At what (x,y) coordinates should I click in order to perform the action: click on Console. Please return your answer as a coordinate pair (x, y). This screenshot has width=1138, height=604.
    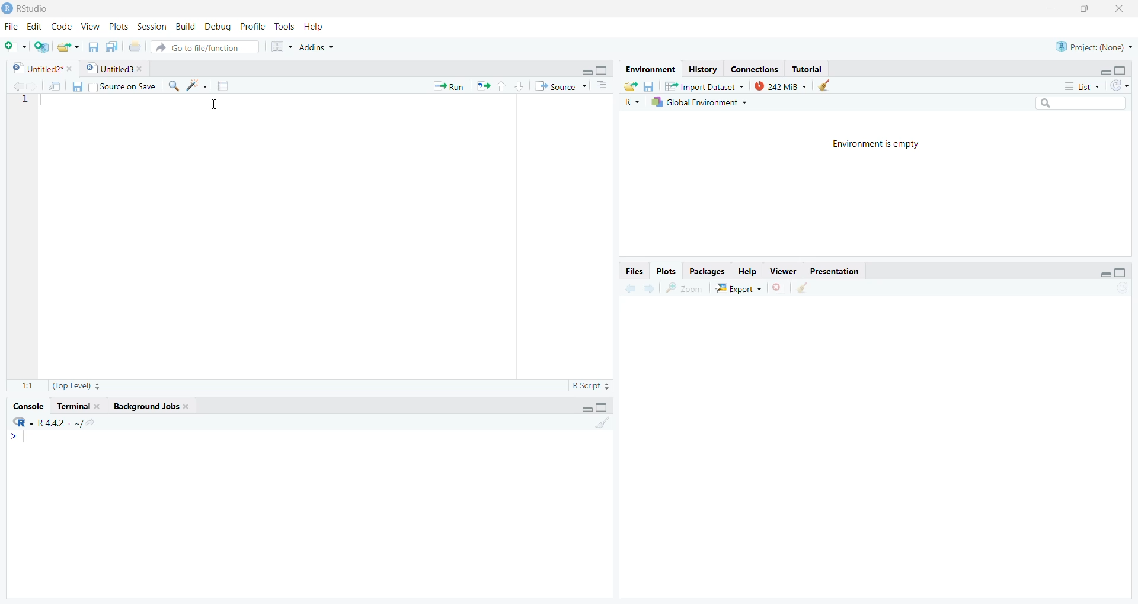
    Looking at the image, I should click on (28, 406).